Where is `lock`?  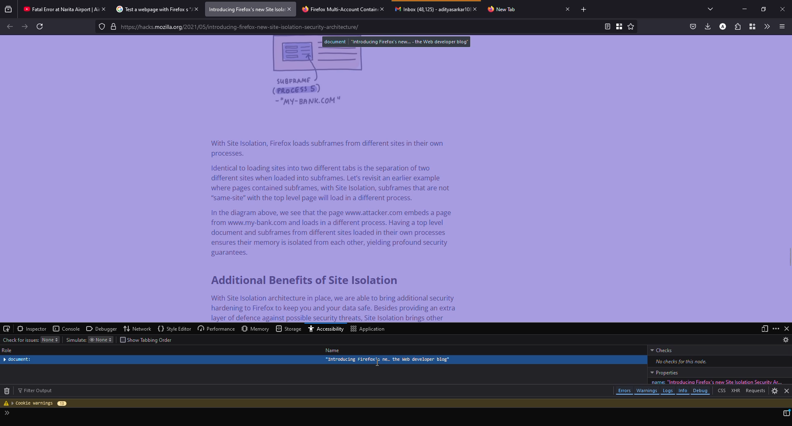
lock is located at coordinates (113, 26).